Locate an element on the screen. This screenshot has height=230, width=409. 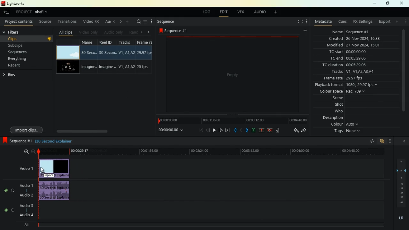
all is located at coordinates (26, 225).